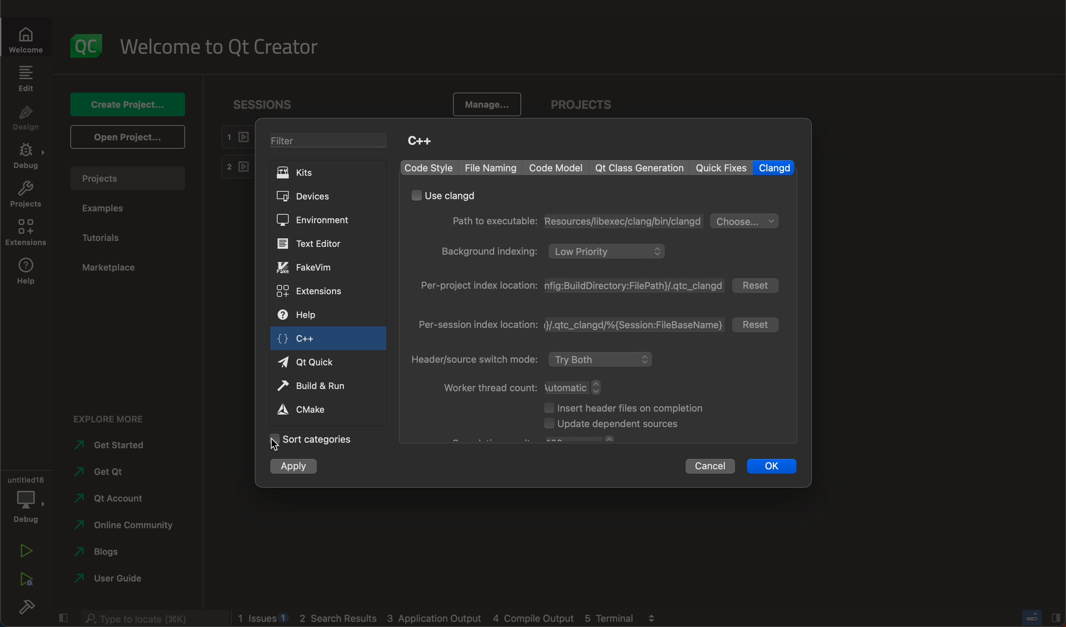 The width and height of the screenshot is (1066, 627). What do you see at coordinates (626, 426) in the screenshot?
I see `update sources` at bounding box center [626, 426].